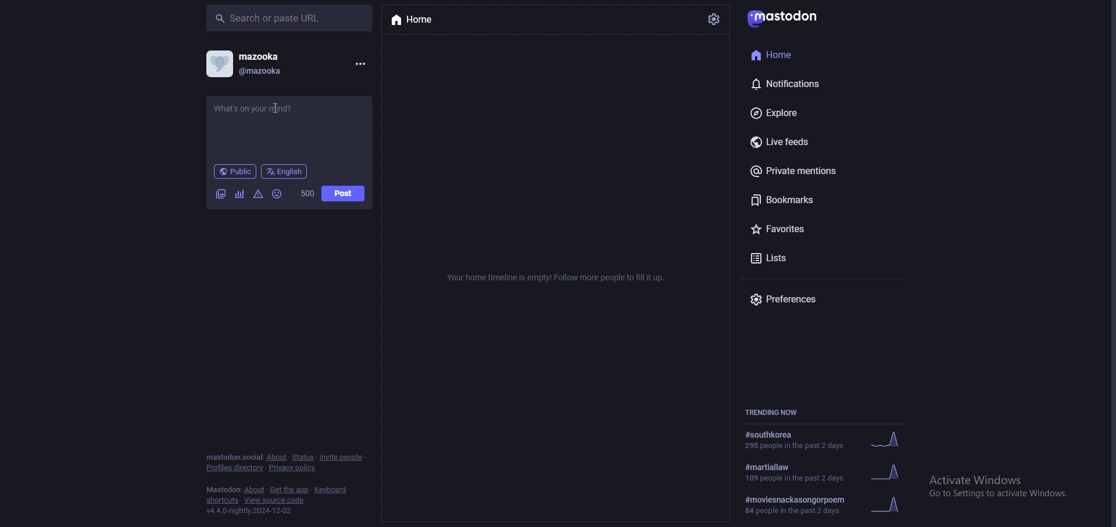 This screenshot has width=1116, height=527. Describe the element at coordinates (239, 194) in the screenshot. I see `polls` at that location.